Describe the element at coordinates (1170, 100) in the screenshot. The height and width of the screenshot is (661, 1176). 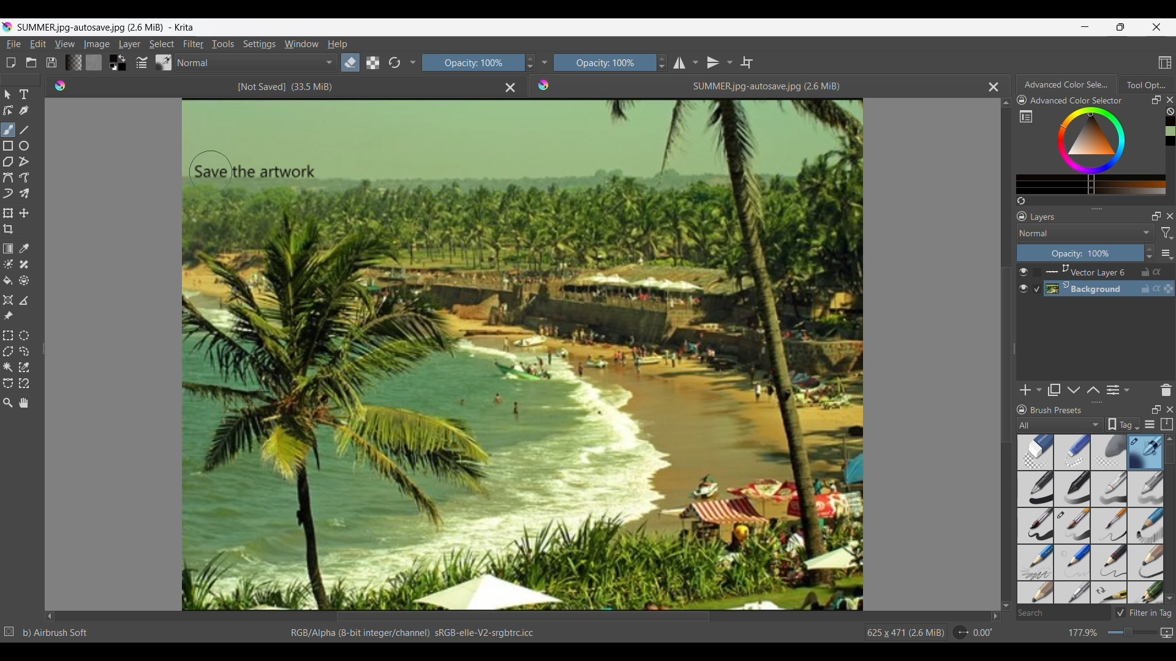
I see `Close color panel` at that location.